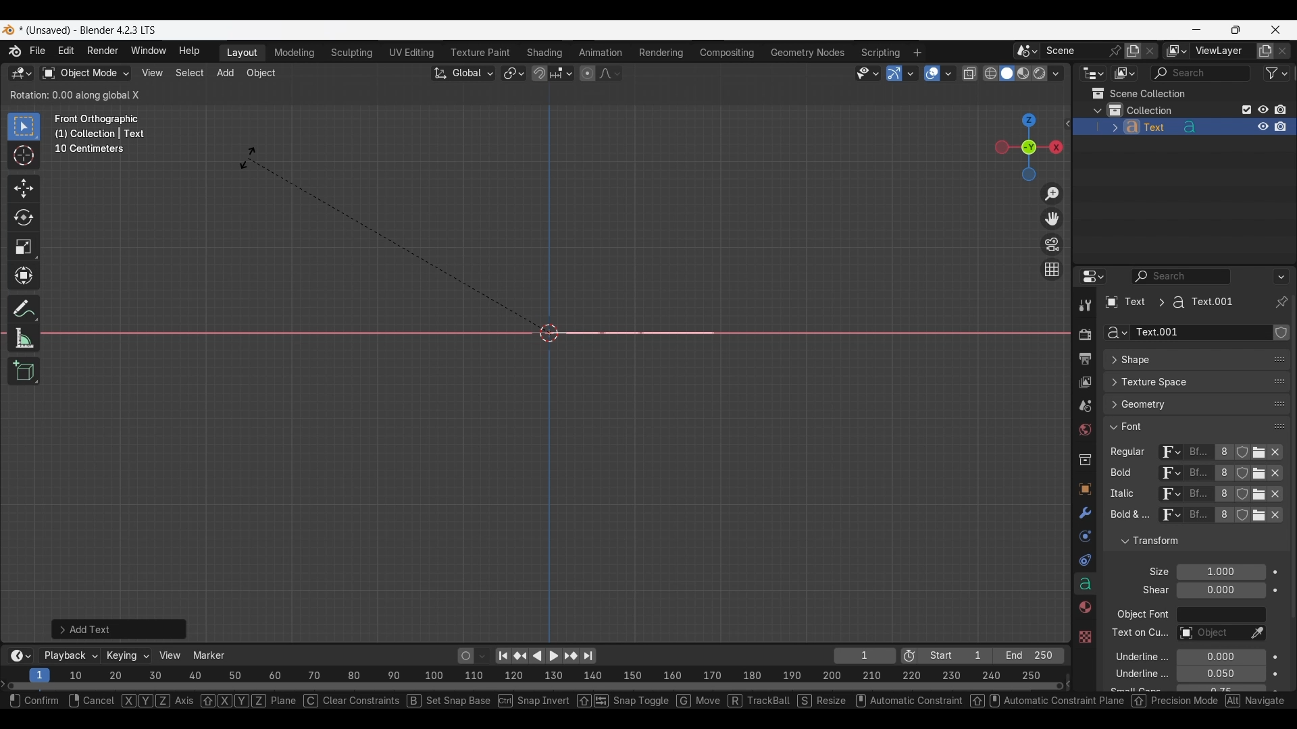  What do you see at coordinates (1171, 484) in the screenshot?
I see `Browse ID data to be linked for respective attribute` at bounding box center [1171, 484].